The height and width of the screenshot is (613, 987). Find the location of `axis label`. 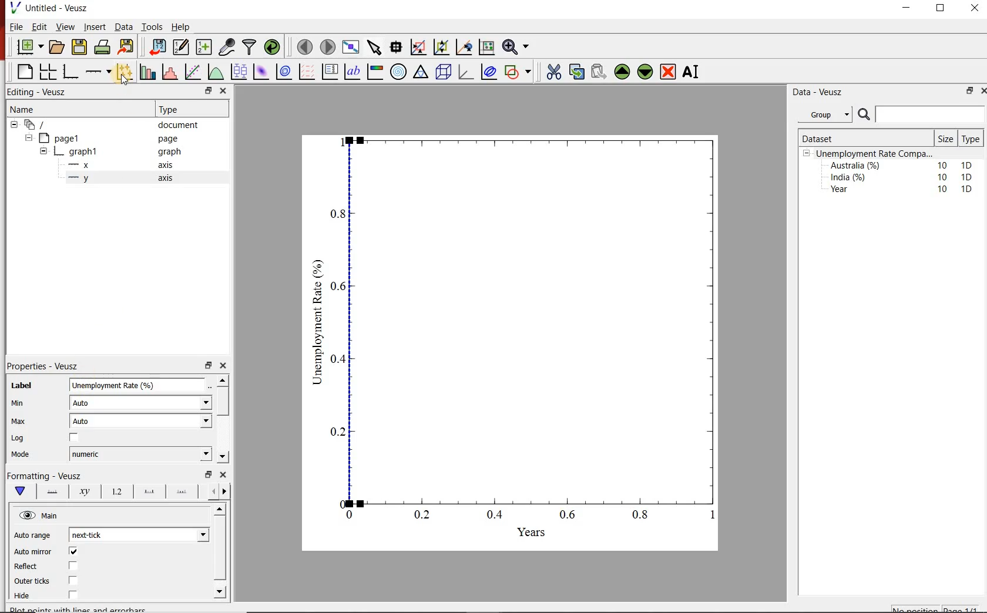

axis label is located at coordinates (84, 492).